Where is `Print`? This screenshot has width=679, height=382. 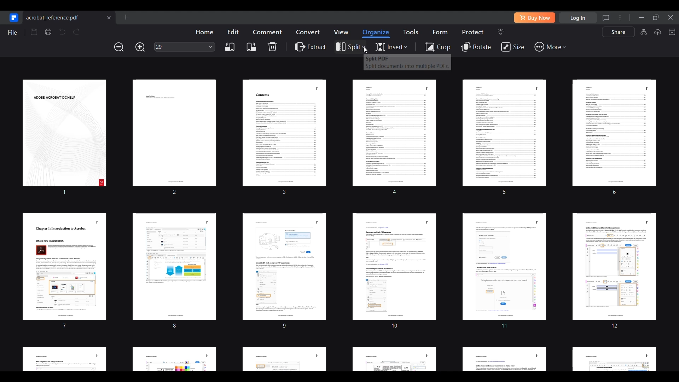 Print is located at coordinates (48, 32).